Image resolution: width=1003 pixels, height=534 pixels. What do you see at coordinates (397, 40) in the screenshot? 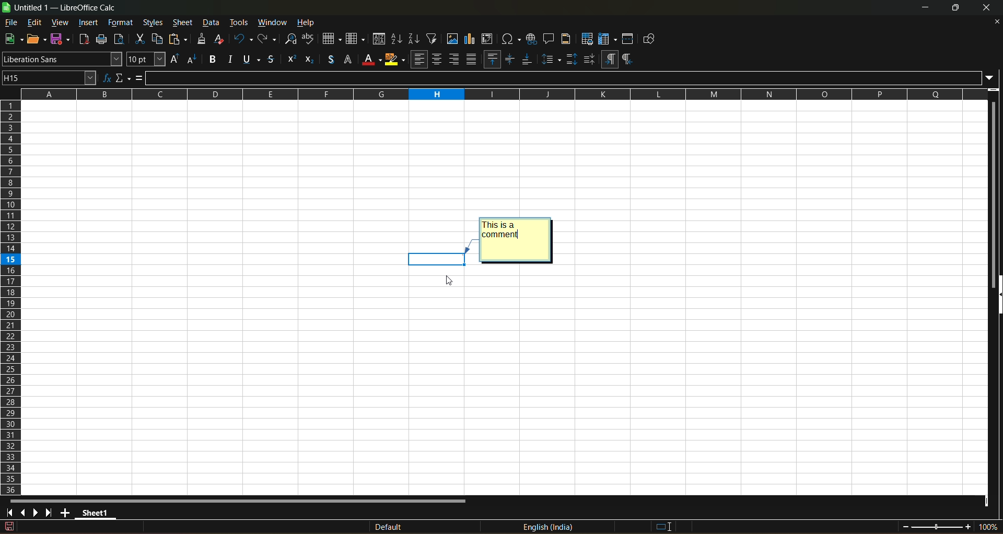
I see `sort ascending` at bounding box center [397, 40].